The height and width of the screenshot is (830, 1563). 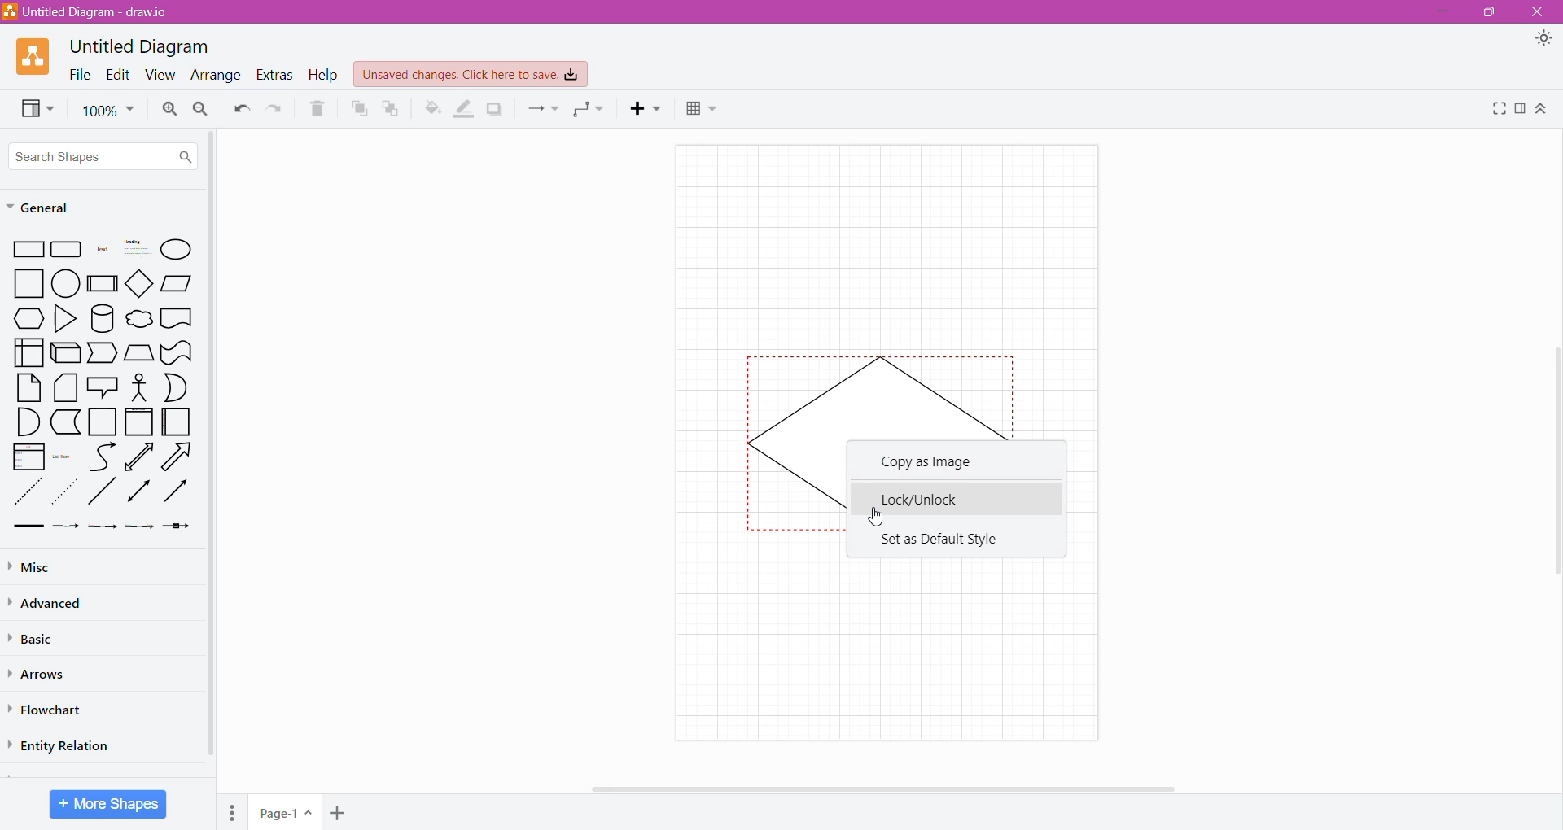 I want to click on Title Bar Color Change on Click, so click(x=793, y=12).